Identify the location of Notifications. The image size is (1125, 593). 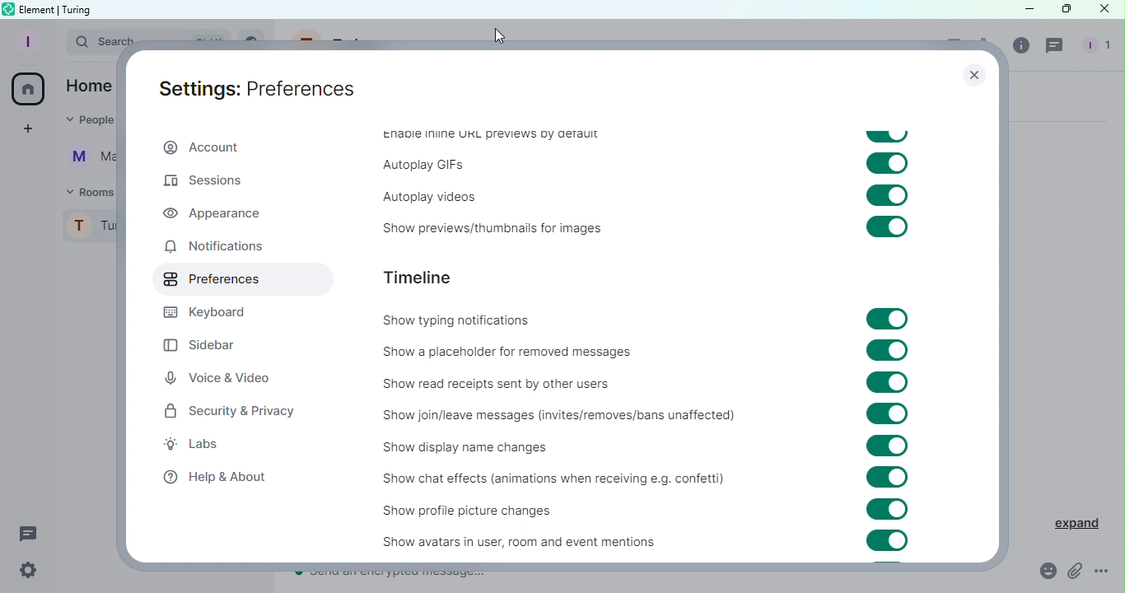
(213, 249).